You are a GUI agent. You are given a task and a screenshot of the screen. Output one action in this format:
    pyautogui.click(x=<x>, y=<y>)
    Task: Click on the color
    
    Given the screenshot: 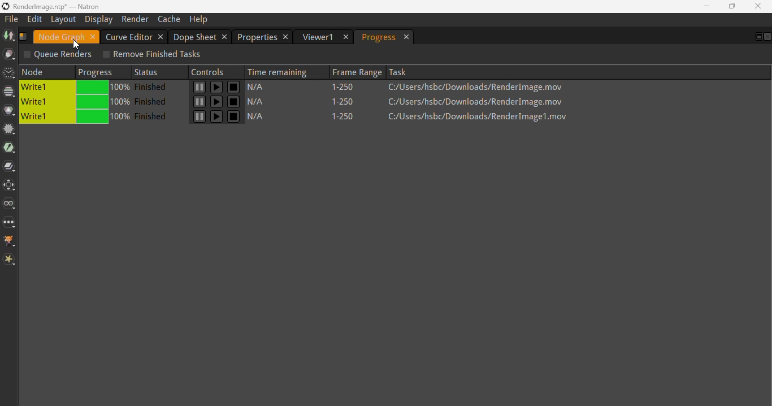 What is the action you would take?
    pyautogui.click(x=9, y=111)
    